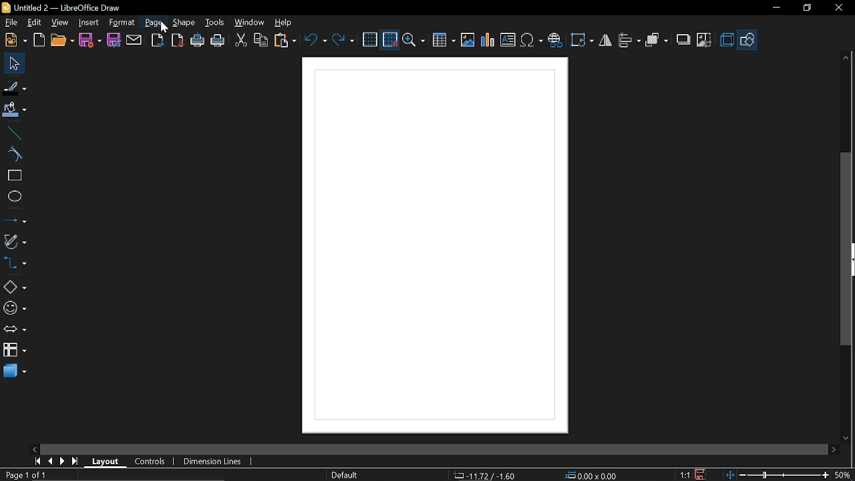 The image size is (855, 481). What do you see at coordinates (775, 9) in the screenshot?
I see `Miniimize` at bounding box center [775, 9].